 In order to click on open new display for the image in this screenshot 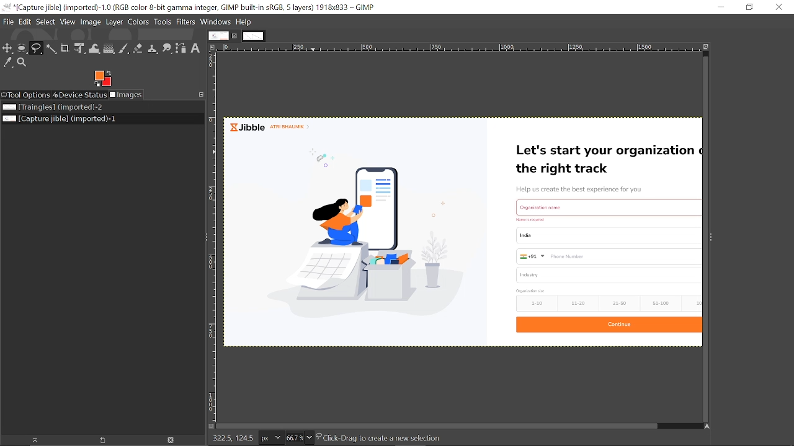, I will do `click(99, 440)`.